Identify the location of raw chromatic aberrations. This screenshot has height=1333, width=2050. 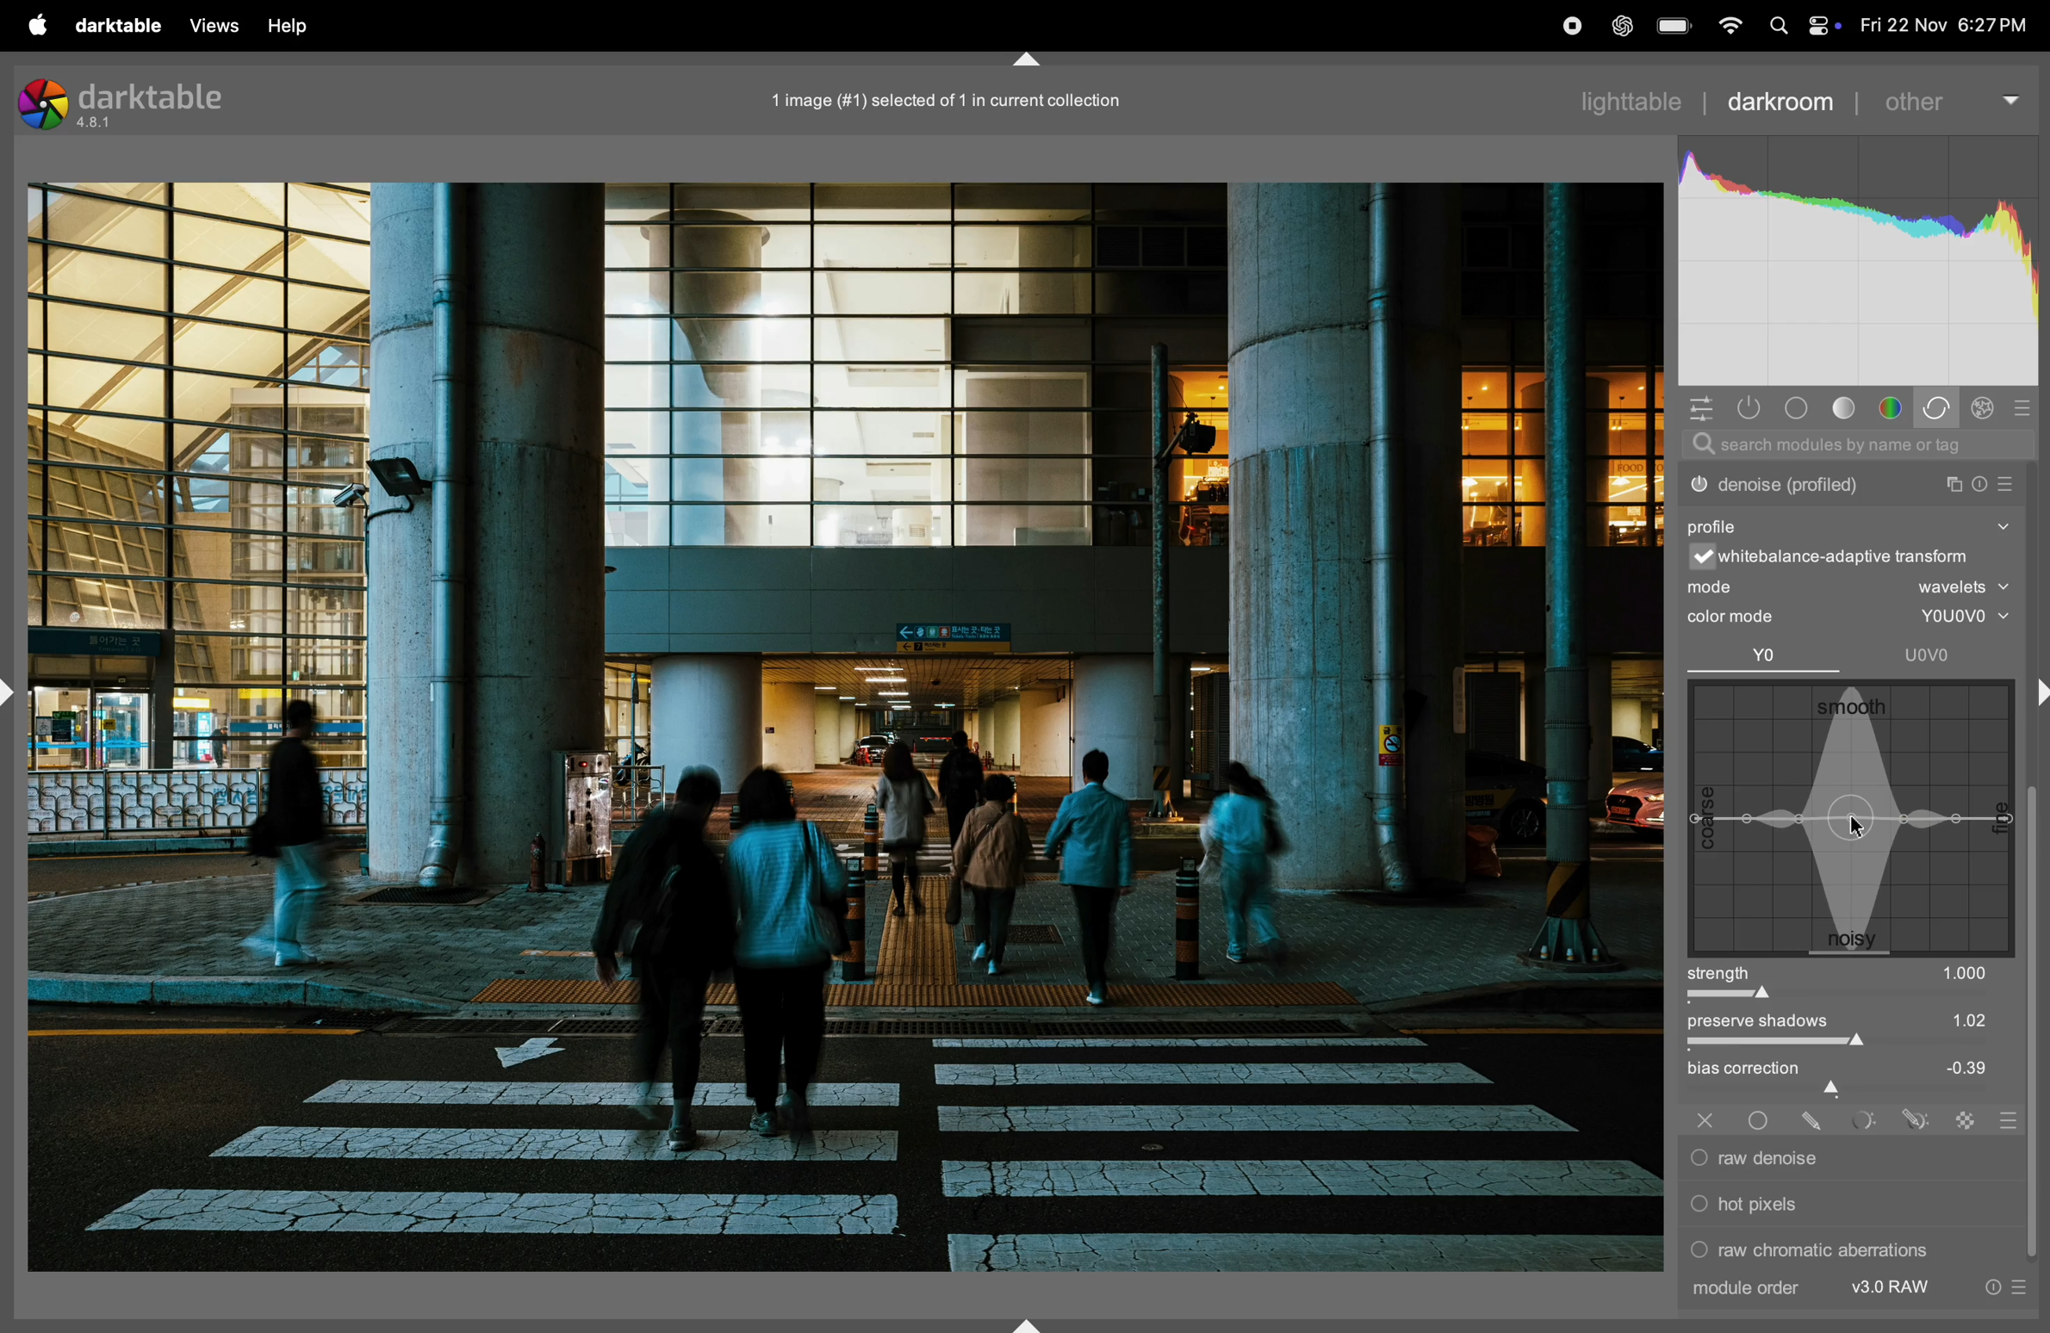
(1811, 1249).